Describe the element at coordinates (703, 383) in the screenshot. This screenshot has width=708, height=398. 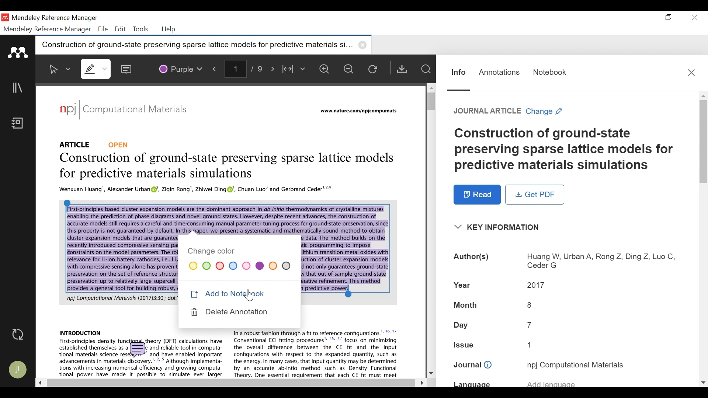
I see `scroll down` at that location.